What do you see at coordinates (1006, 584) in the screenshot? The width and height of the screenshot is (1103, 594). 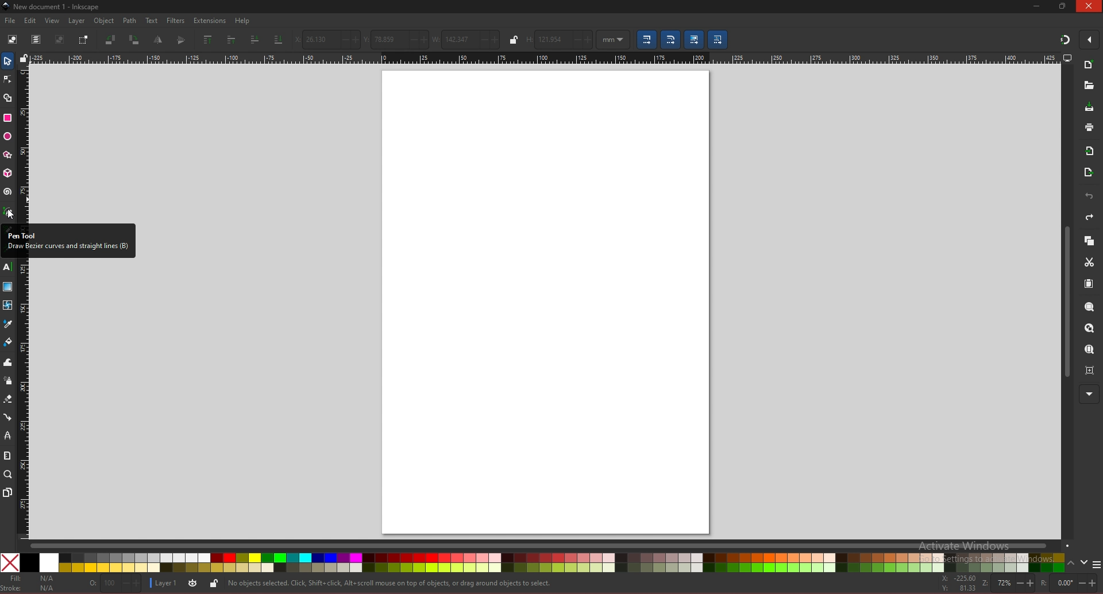 I see `zoom` at bounding box center [1006, 584].